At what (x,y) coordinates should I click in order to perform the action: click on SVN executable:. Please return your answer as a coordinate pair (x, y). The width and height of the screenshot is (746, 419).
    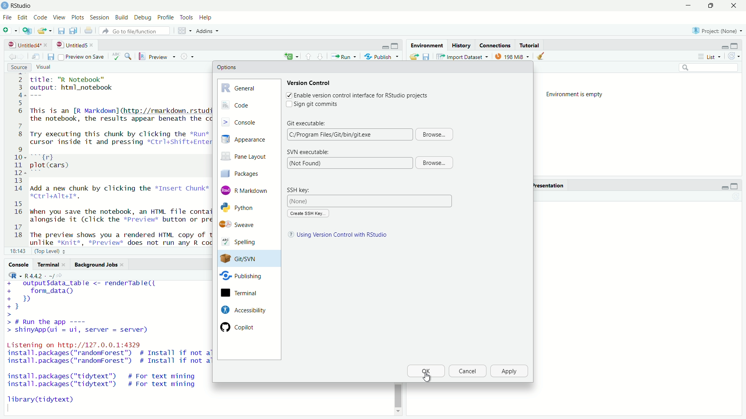
    Looking at the image, I should click on (308, 152).